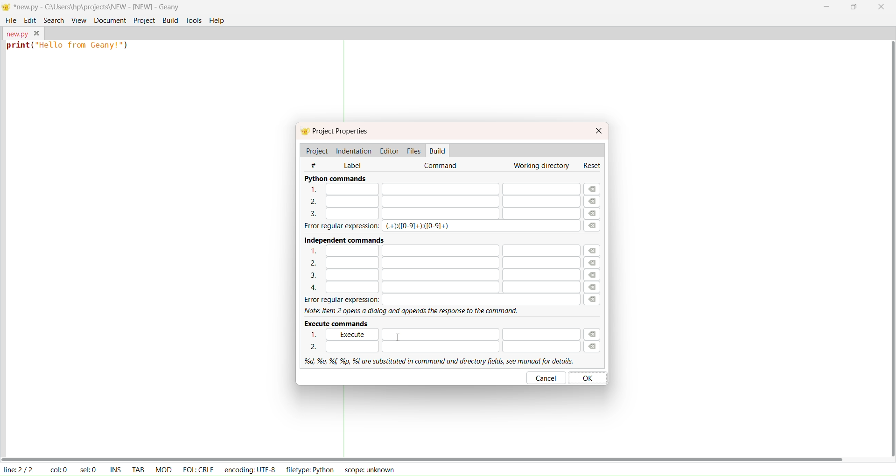 Image resolution: width=896 pixels, height=476 pixels. Describe the element at coordinates (413, 311) in the screenshot. I see `instruction` at that location.